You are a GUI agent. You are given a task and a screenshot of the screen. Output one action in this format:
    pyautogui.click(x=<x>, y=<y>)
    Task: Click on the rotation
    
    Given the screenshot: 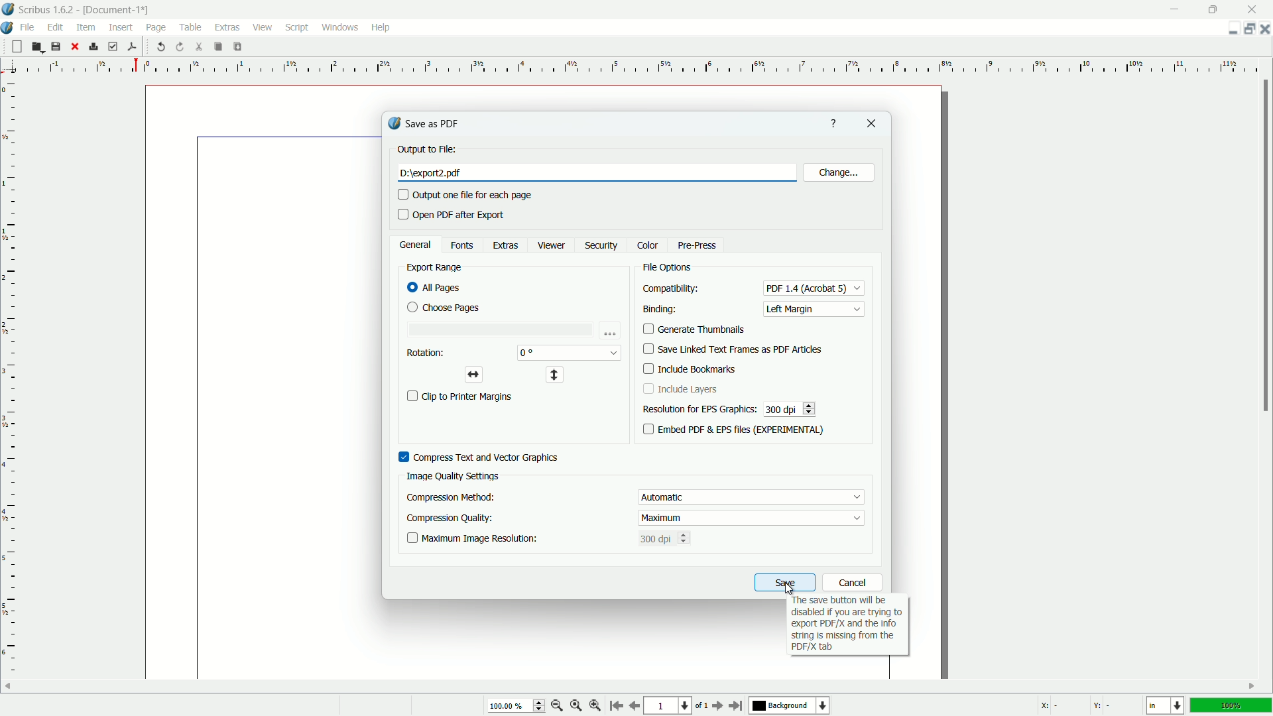 What is the action you would take?
    pyautogui.click(x=424, y=353)
    